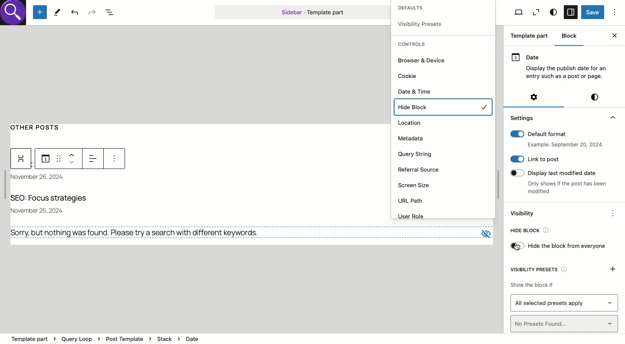  Describe the element at coordinates (612, 117) in the screenshot. I see `collapse` at that location.